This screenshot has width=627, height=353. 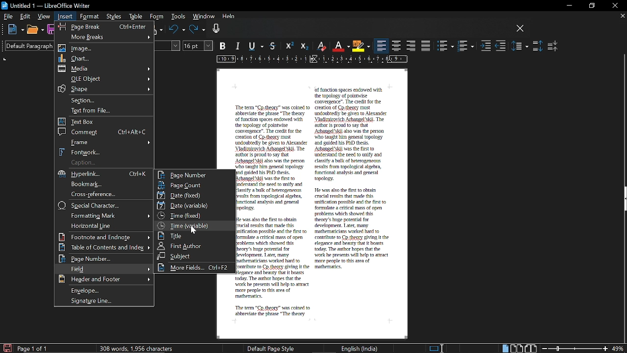 What do you see at coordinates (520, 46) in the screenshot?
I see `Set line spacing` at bounding box center [520, 46].